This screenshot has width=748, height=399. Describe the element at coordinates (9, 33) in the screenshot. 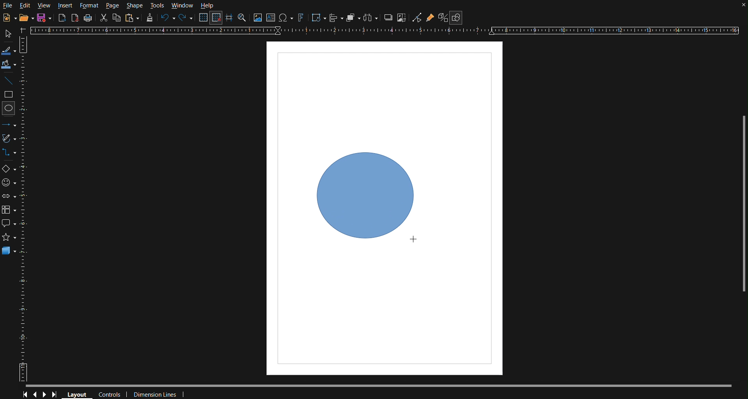

I see `Select` at that location.